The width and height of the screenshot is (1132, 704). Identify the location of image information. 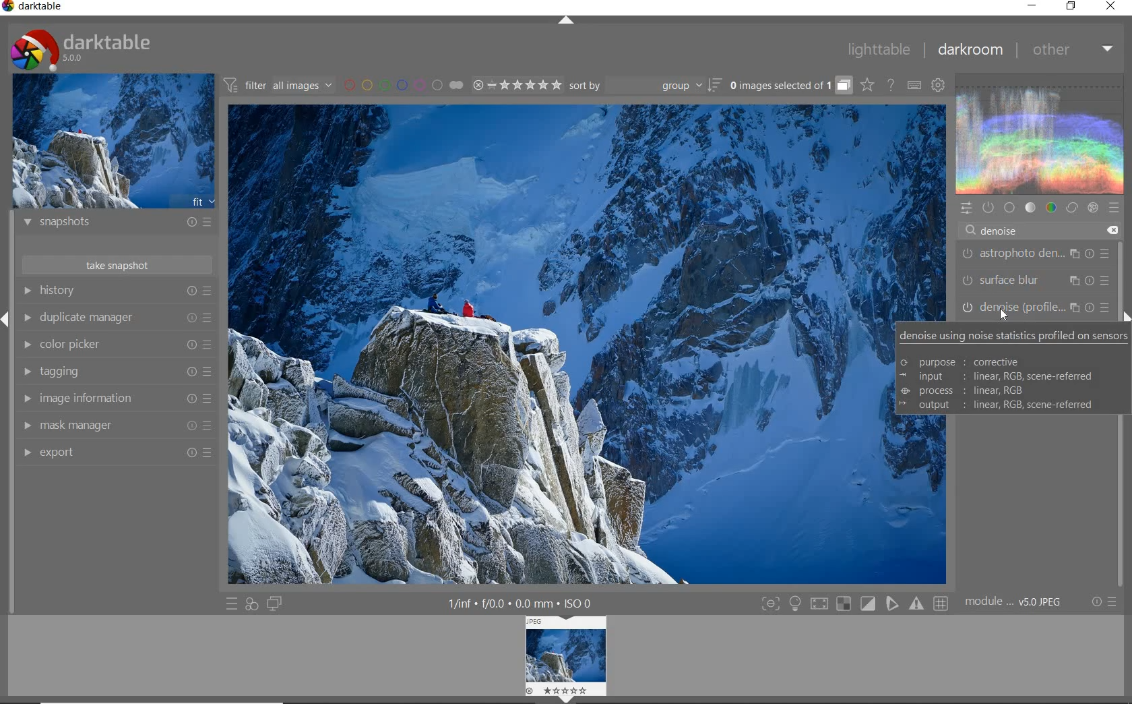
(116, 399).